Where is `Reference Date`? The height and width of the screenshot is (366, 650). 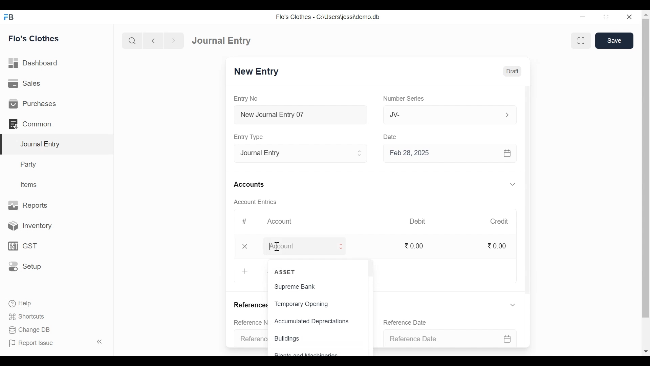
Reference Date is located at coordinates (409, 322).